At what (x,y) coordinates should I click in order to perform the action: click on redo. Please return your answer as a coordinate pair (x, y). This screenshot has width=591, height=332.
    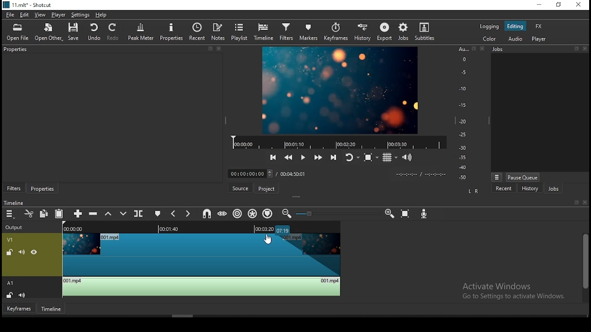
    Looking at the image, I should click on (114, 32).